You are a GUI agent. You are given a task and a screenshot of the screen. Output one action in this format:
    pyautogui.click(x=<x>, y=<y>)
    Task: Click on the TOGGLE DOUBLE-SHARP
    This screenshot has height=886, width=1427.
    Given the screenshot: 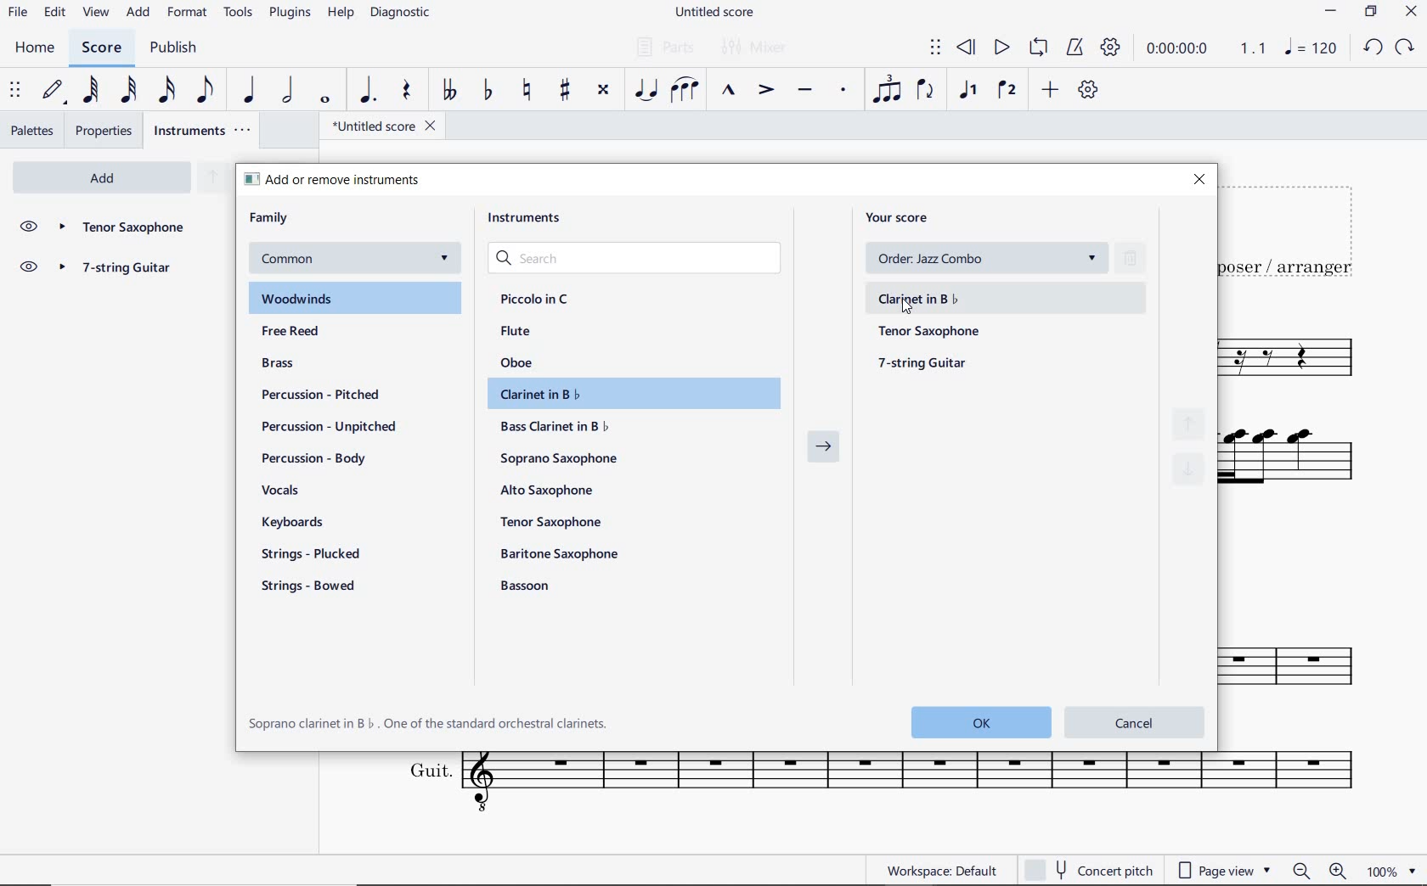 What is the action you would take?
    pyautogui.click(x=603, y=92)
    